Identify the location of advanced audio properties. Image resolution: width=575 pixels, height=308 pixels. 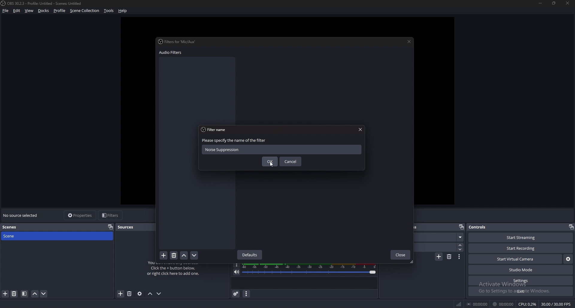
(236, 294).